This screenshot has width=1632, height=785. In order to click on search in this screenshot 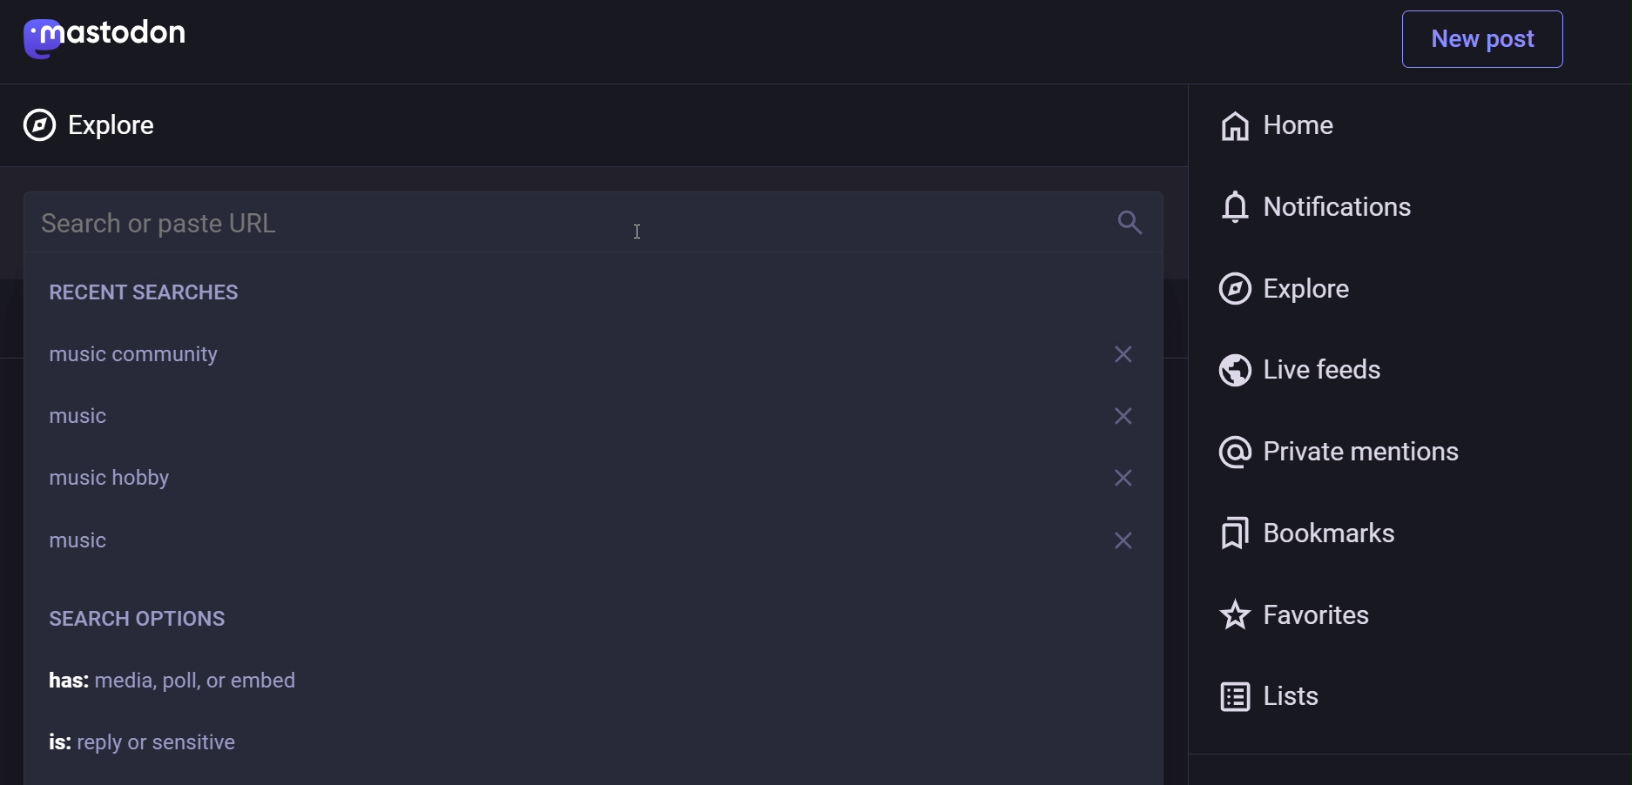, I will do `click(1126, 224)`.